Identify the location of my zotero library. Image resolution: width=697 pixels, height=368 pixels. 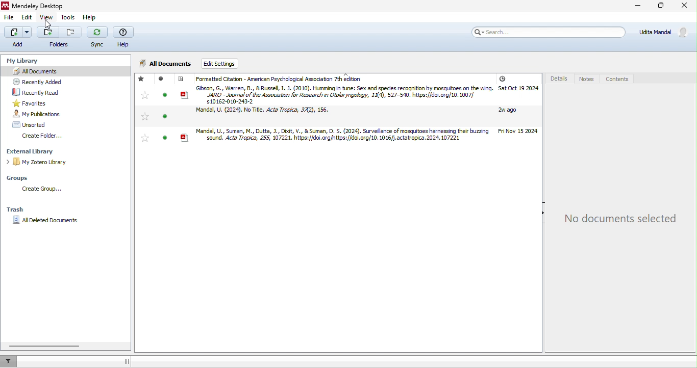
(39, 162).